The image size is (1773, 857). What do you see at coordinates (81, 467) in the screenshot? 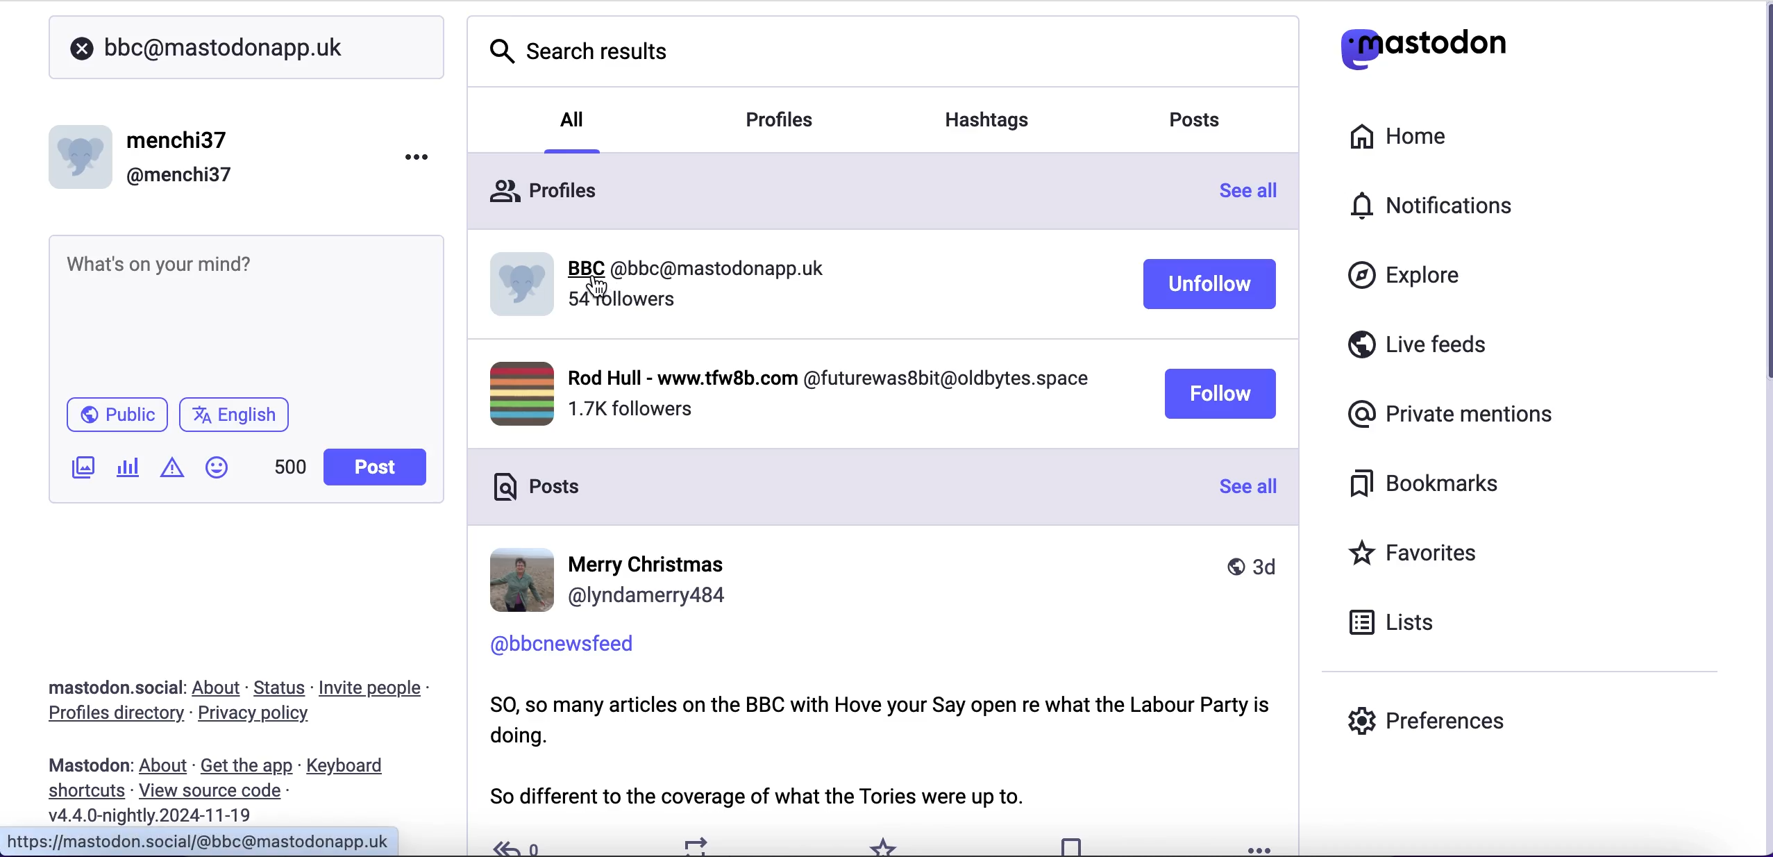
I see `add an image` at bounding box center [81, 467].